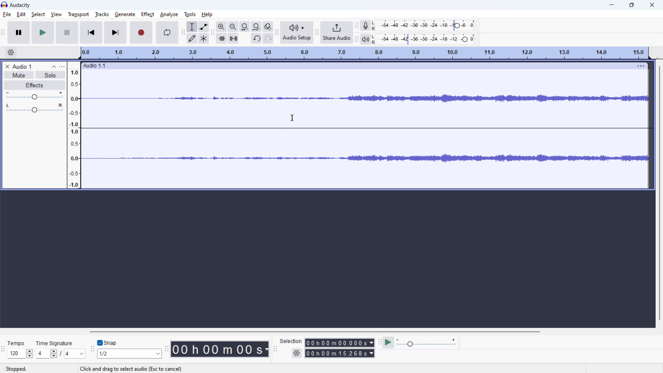  I want to click on horizontal scrollbar, so click(314, 332).